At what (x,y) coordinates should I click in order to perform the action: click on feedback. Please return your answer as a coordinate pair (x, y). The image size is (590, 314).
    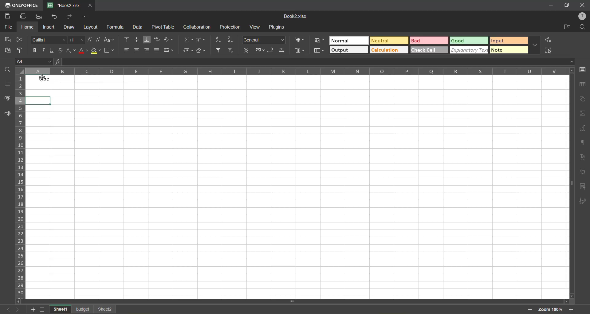
    Looking at the image, I should click on (8, 114).